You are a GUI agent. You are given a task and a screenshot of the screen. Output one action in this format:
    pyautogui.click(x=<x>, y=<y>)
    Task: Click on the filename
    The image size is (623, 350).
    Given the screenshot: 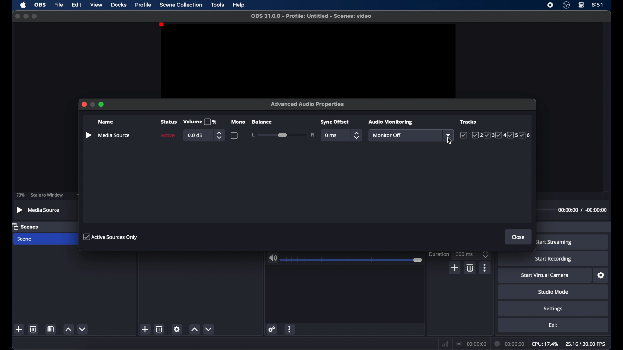 What is the action you would take?
    pyautogui.click(x=312, y=16)
    